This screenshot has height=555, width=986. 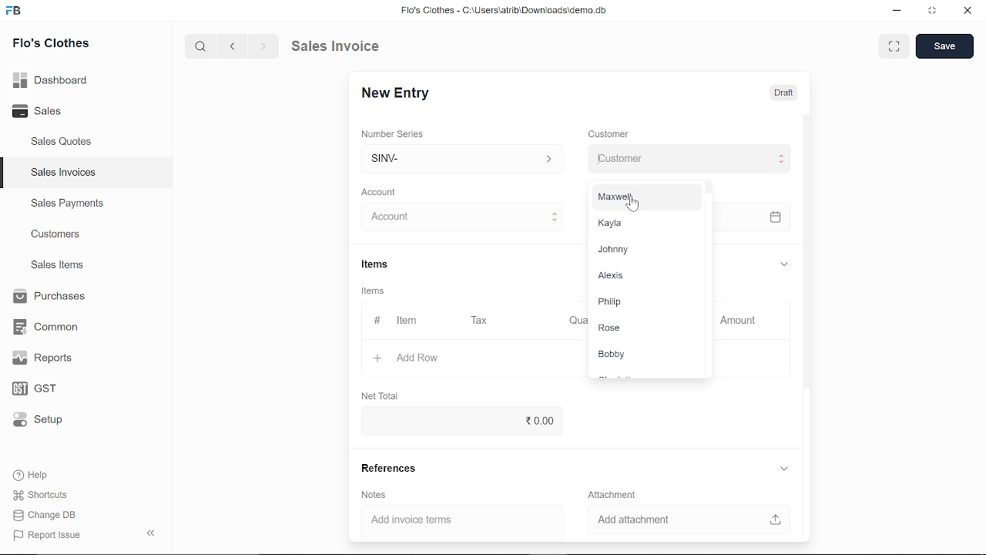 I want to click on previous, so click(x=233, y=46).